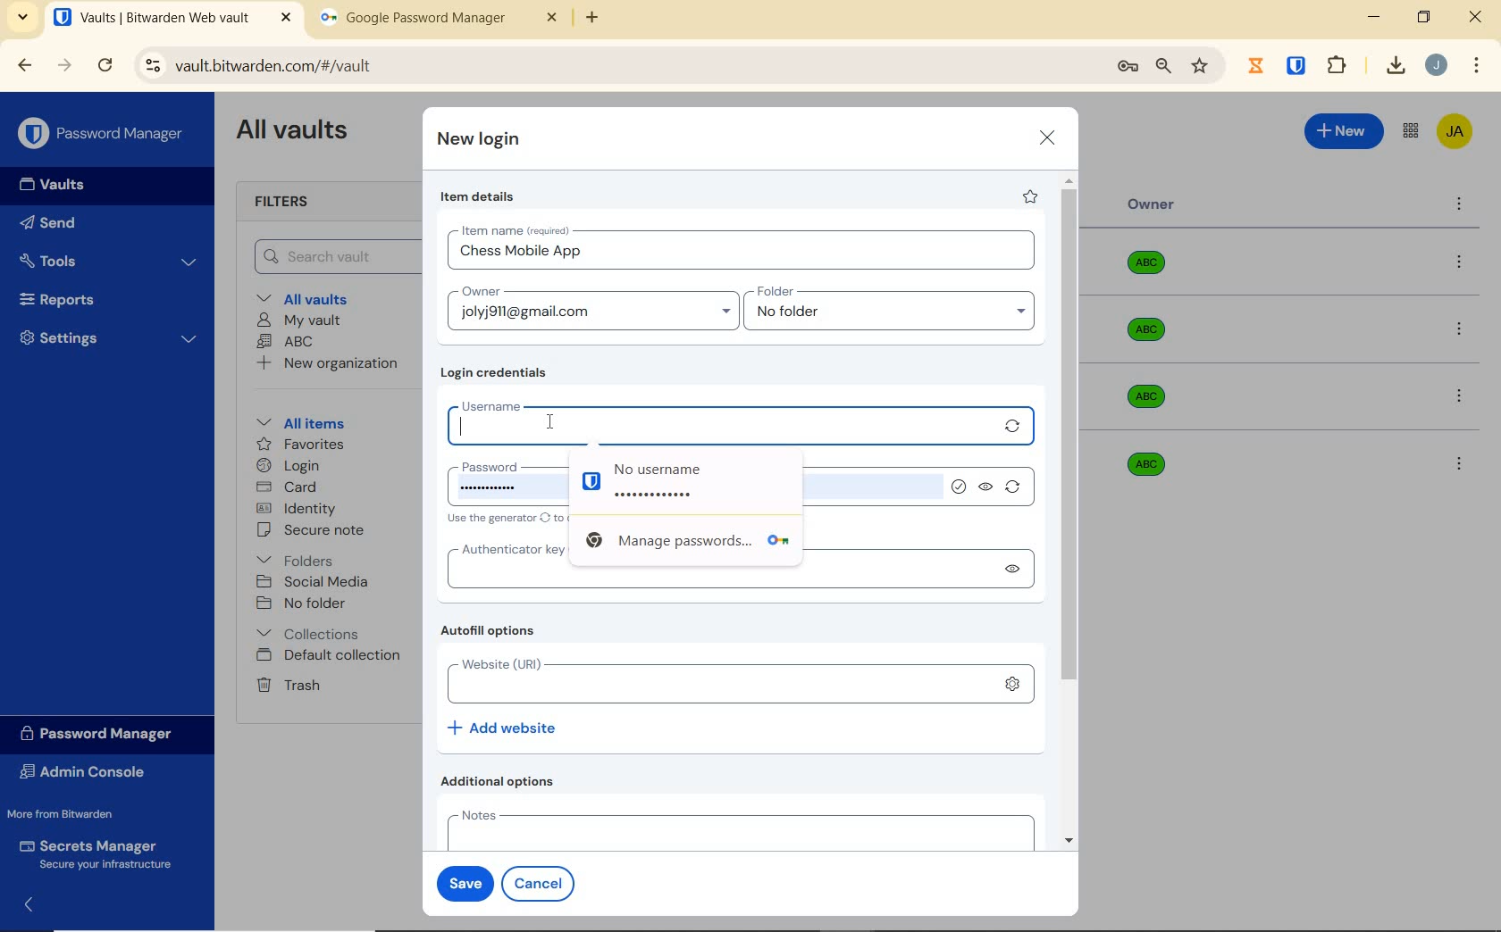 The image size is (1501, 932). Describe the element at coordinates (1162, 66) in the screenshot. I see `zoom` at that location.